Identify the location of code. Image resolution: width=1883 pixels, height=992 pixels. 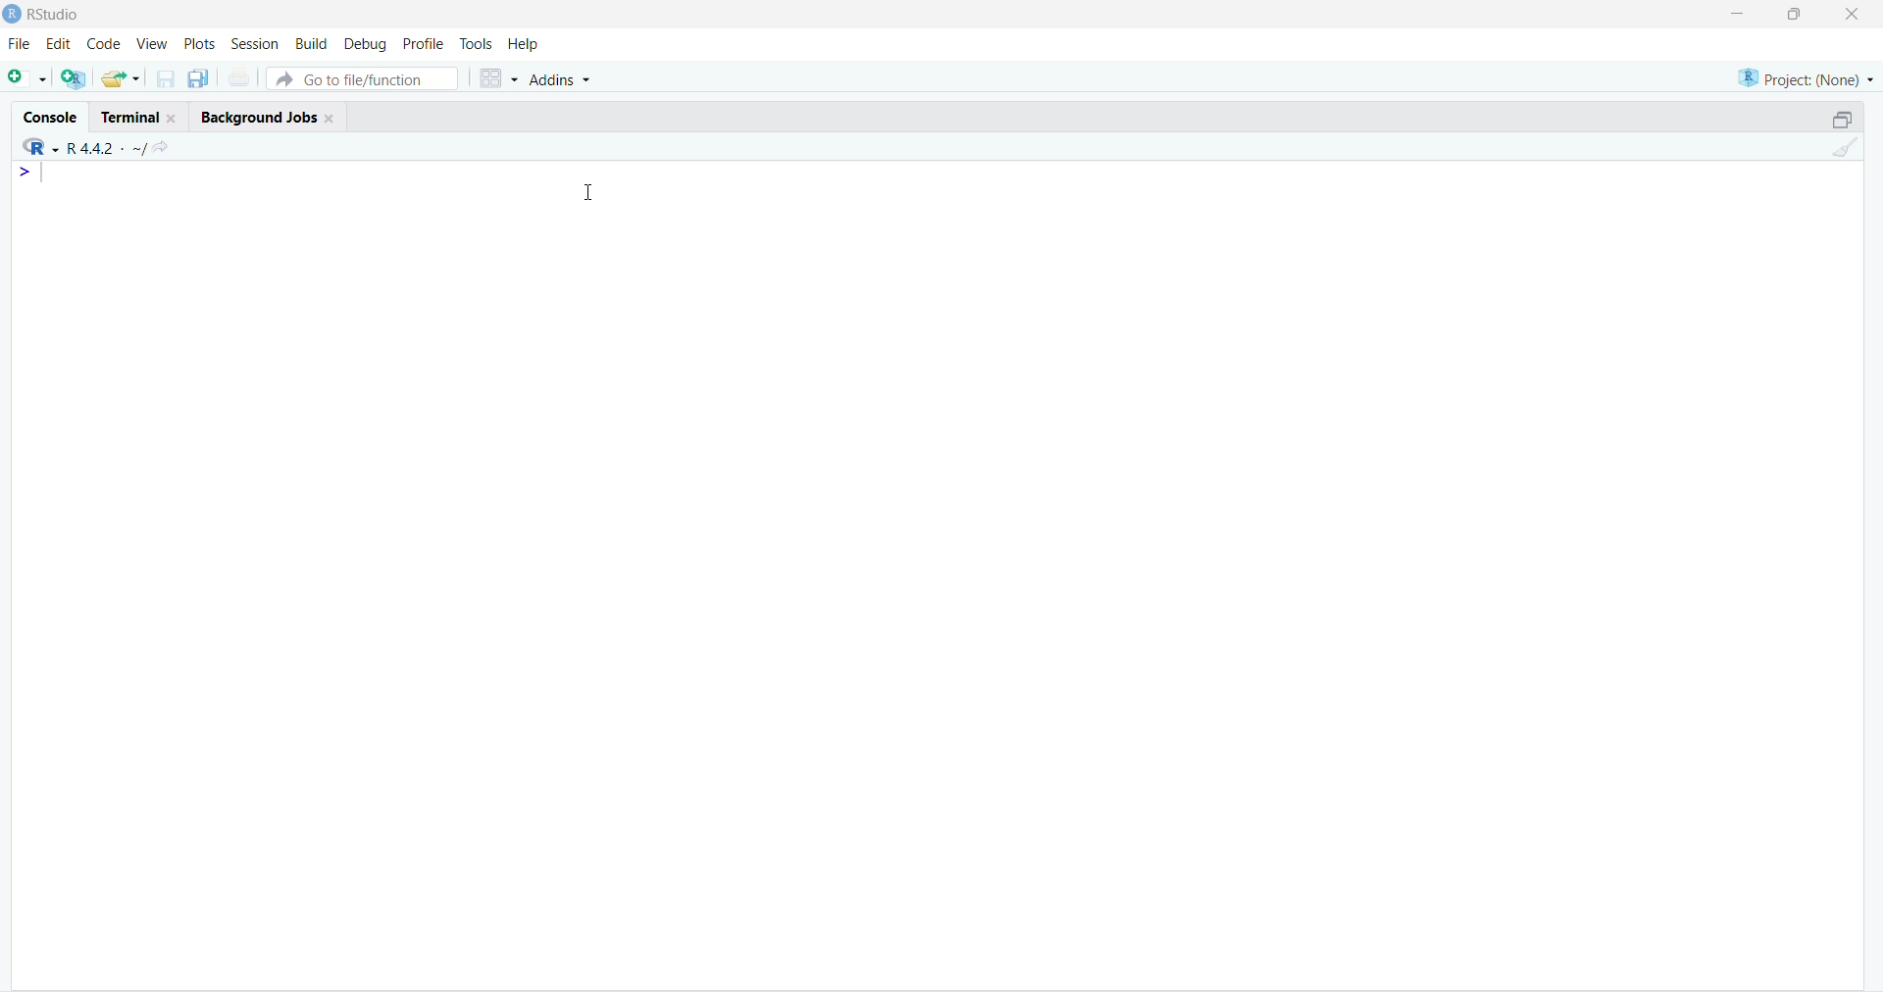
(103, 44).